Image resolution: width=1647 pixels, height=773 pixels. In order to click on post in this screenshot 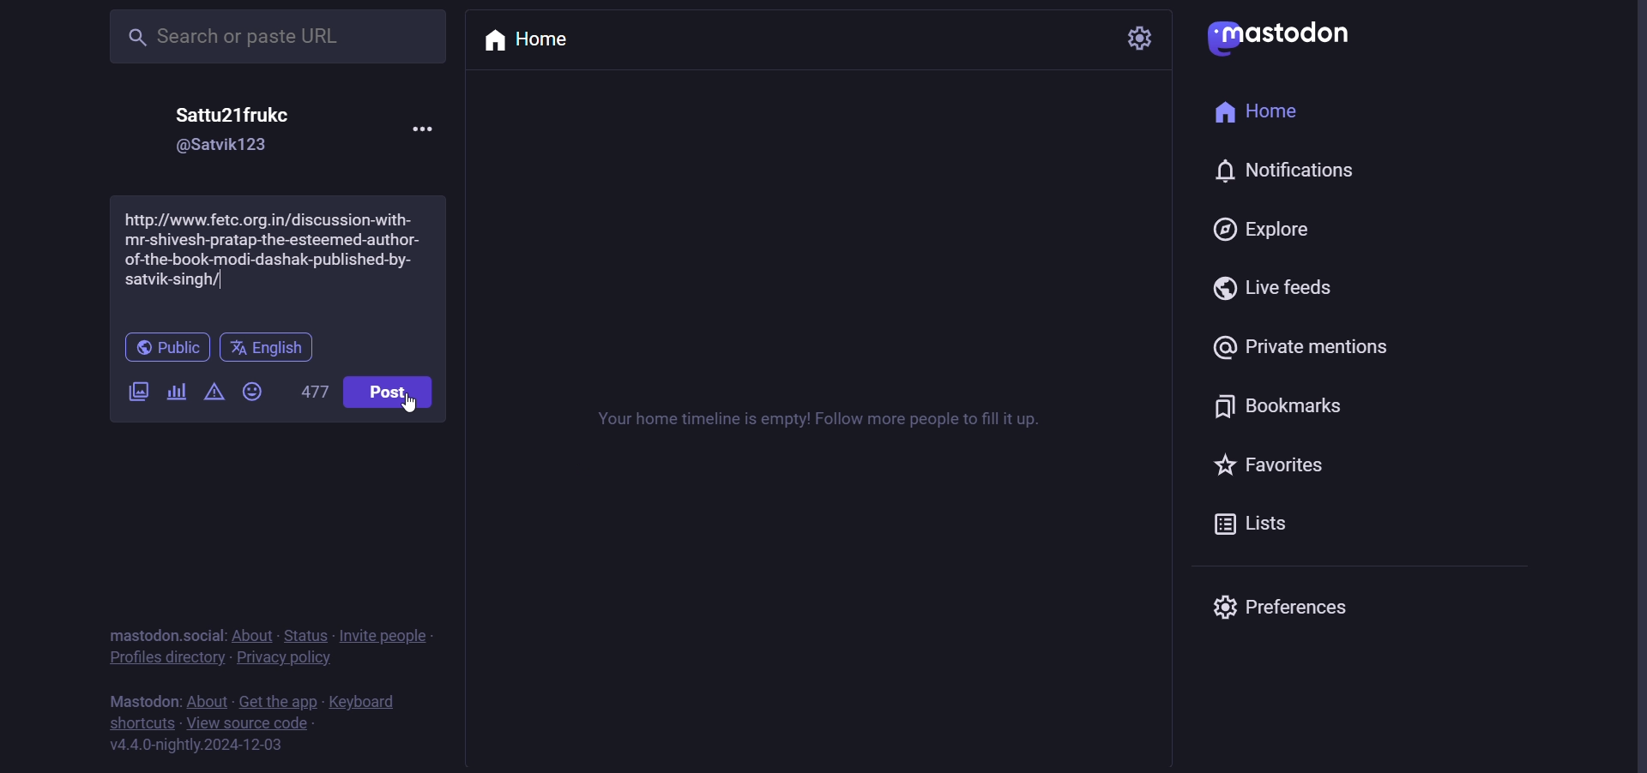, I will do `click(391, 386)`.